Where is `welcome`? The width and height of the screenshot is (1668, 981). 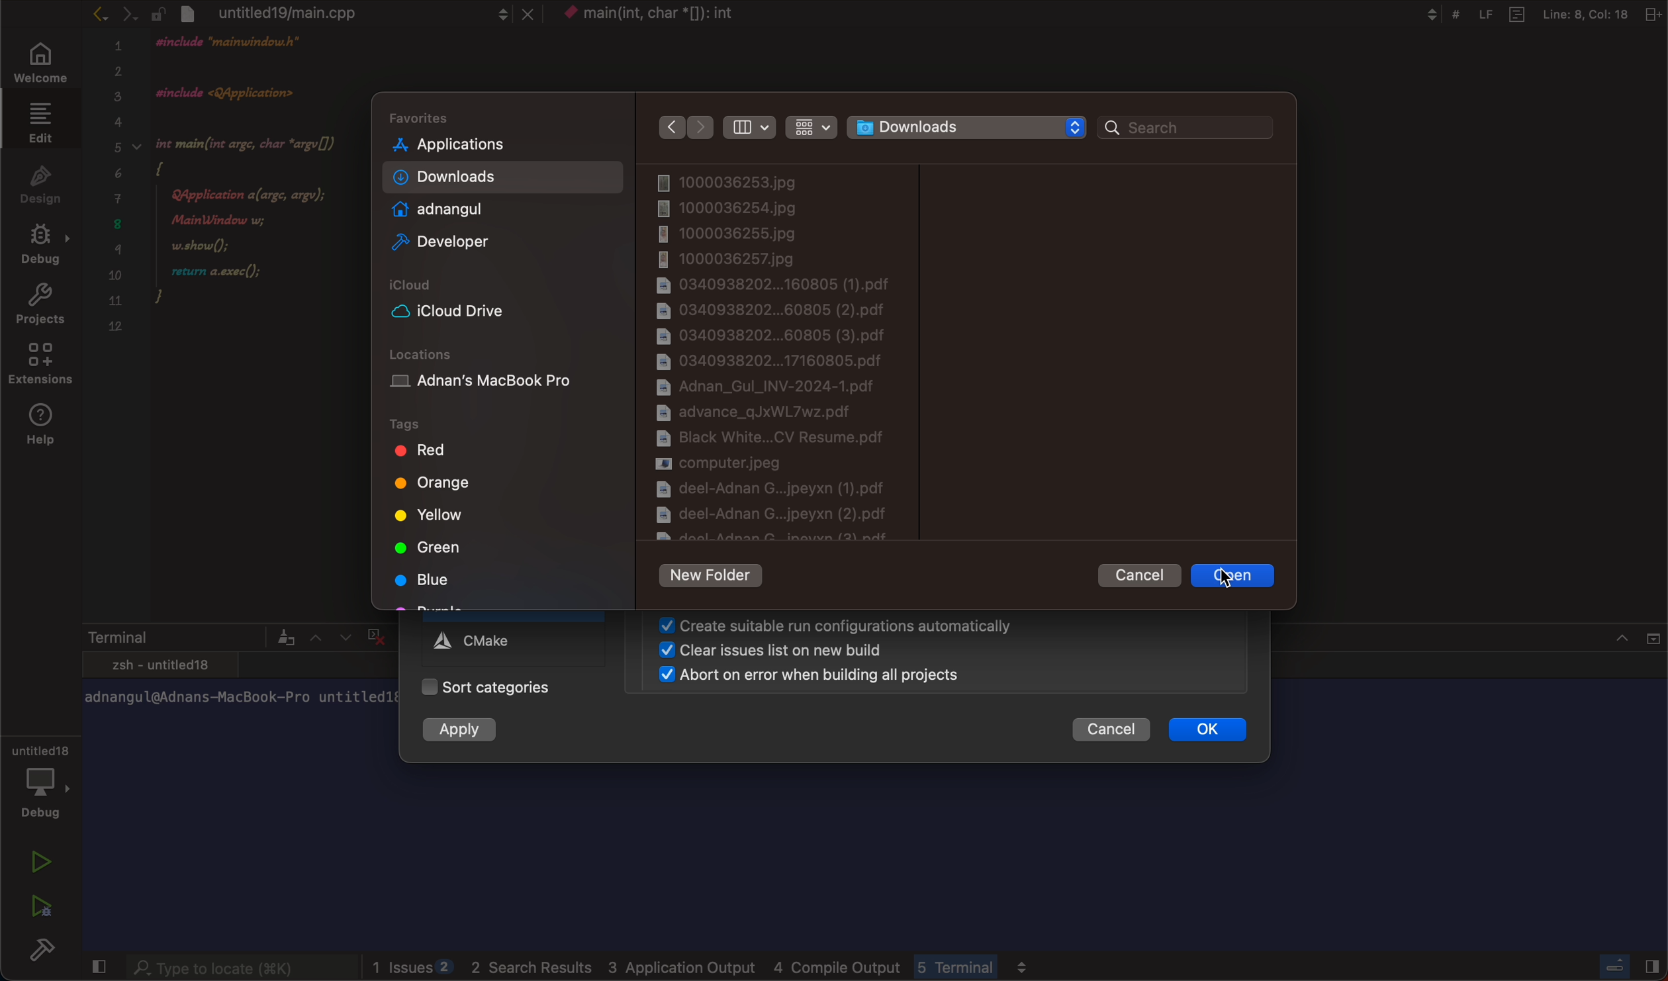 welcome is located at coordinates (41, 64).